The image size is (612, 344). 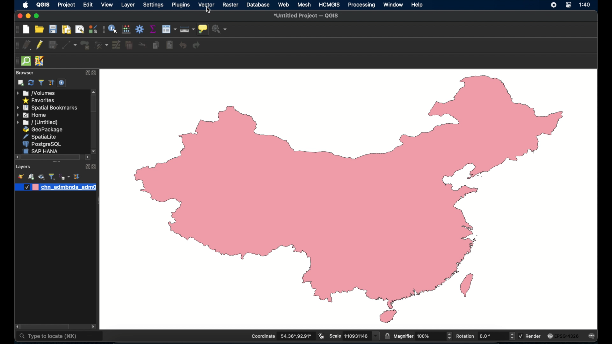 What do you see at coordinates (281, 336) in the screenshot?
I see `coordinate` at bounding box center [281, 336].